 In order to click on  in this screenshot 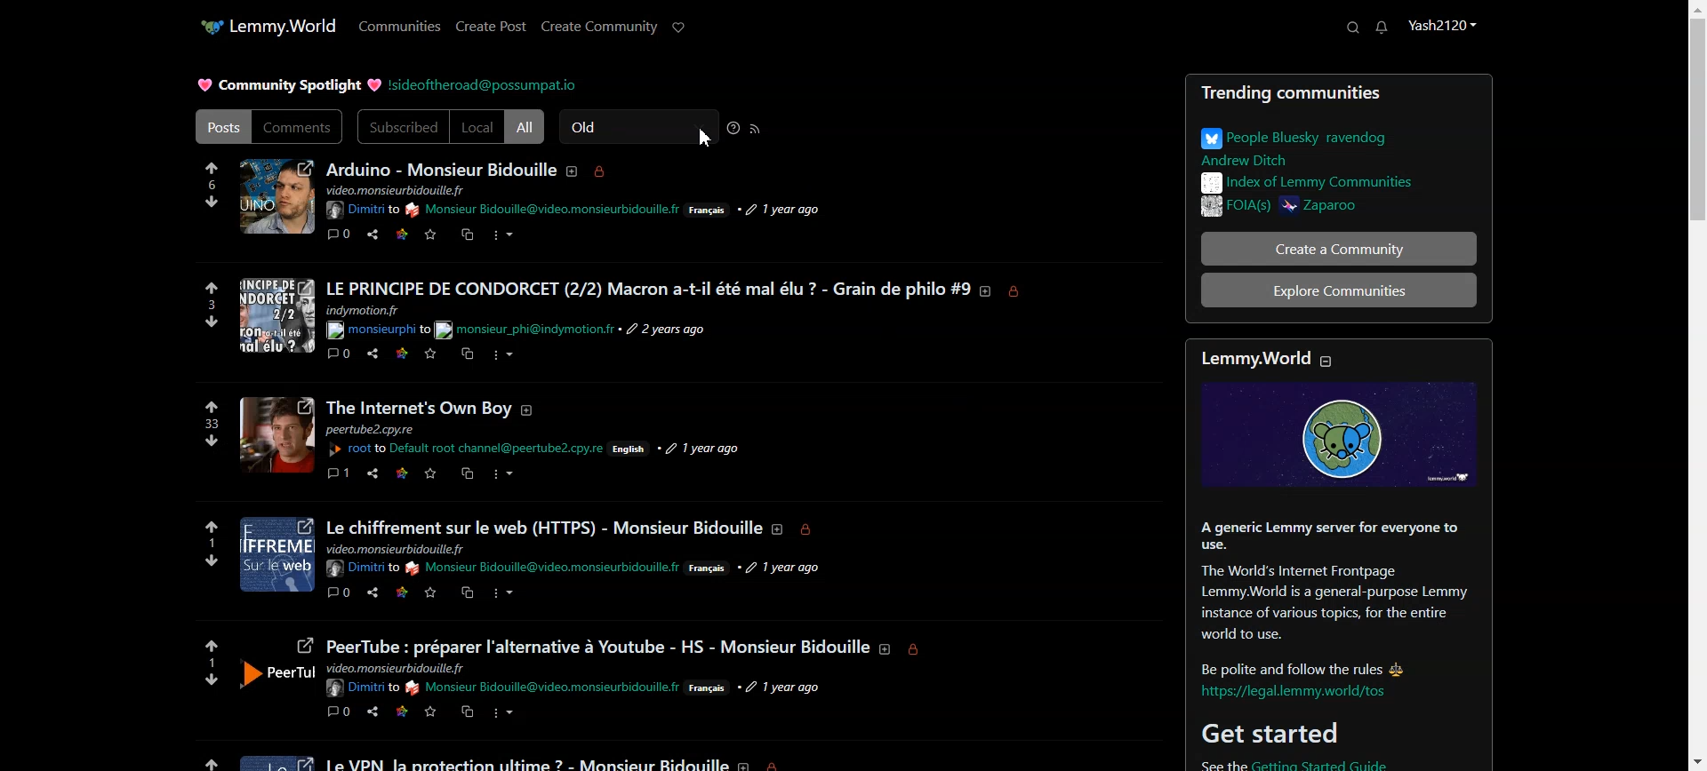, I will do `click(402, 711)`.